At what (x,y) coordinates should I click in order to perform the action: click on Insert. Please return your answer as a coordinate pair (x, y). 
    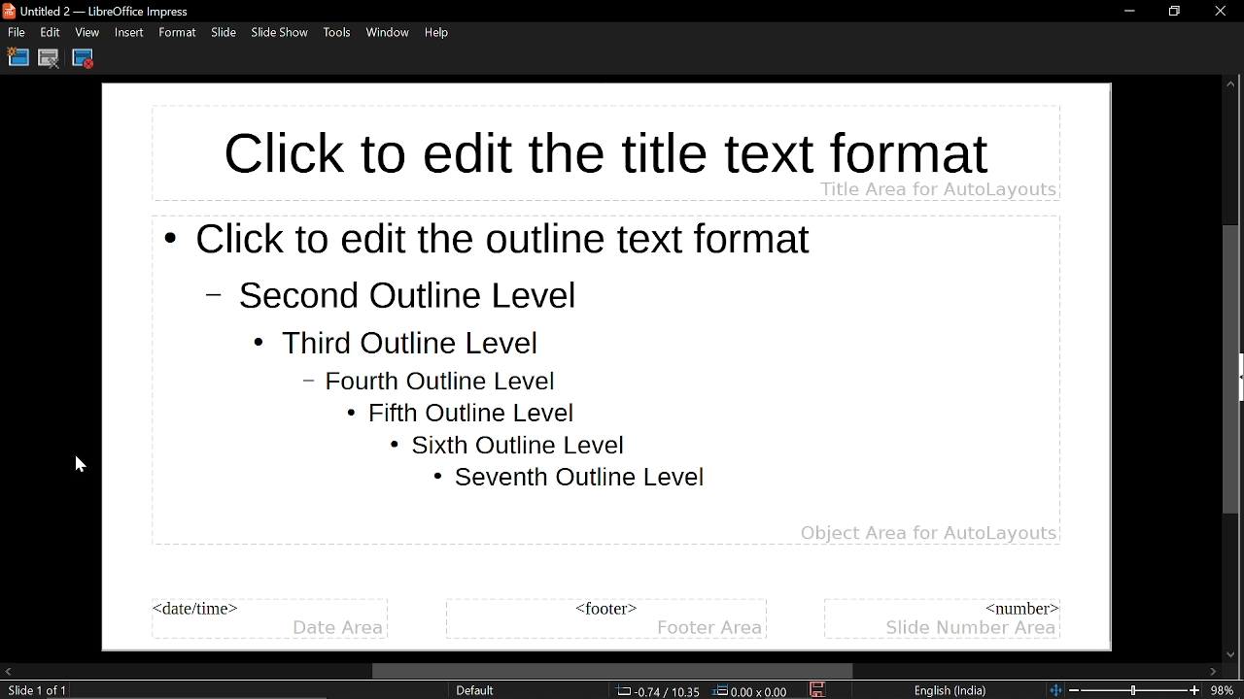
    Looking at the image, I should click on (127, 33).